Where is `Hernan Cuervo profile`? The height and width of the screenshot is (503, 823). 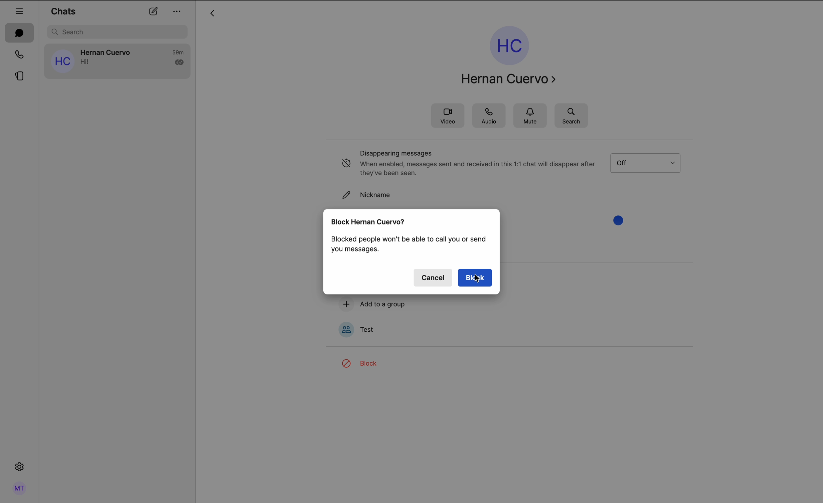 Hernan Cuervo profile is located at coordinates (503, 53).